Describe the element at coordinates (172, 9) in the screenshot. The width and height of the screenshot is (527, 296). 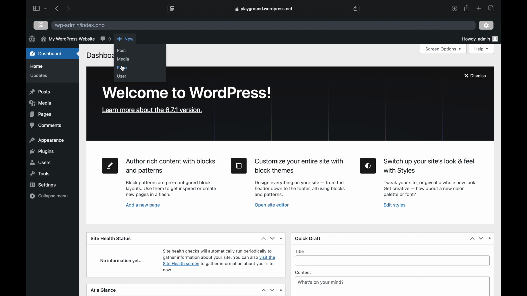
I see `website settings` at that location.